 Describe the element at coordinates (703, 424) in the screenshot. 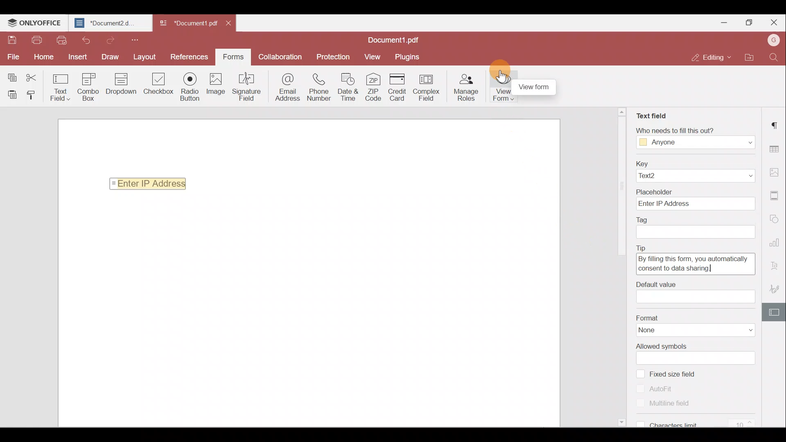

I see `Characters limit` at that location.